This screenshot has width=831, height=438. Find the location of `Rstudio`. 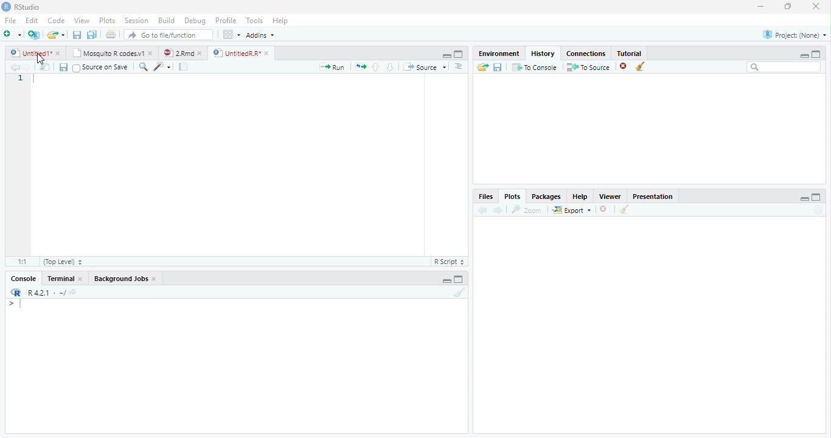

Rstudio is located at coordinates (22, 6).